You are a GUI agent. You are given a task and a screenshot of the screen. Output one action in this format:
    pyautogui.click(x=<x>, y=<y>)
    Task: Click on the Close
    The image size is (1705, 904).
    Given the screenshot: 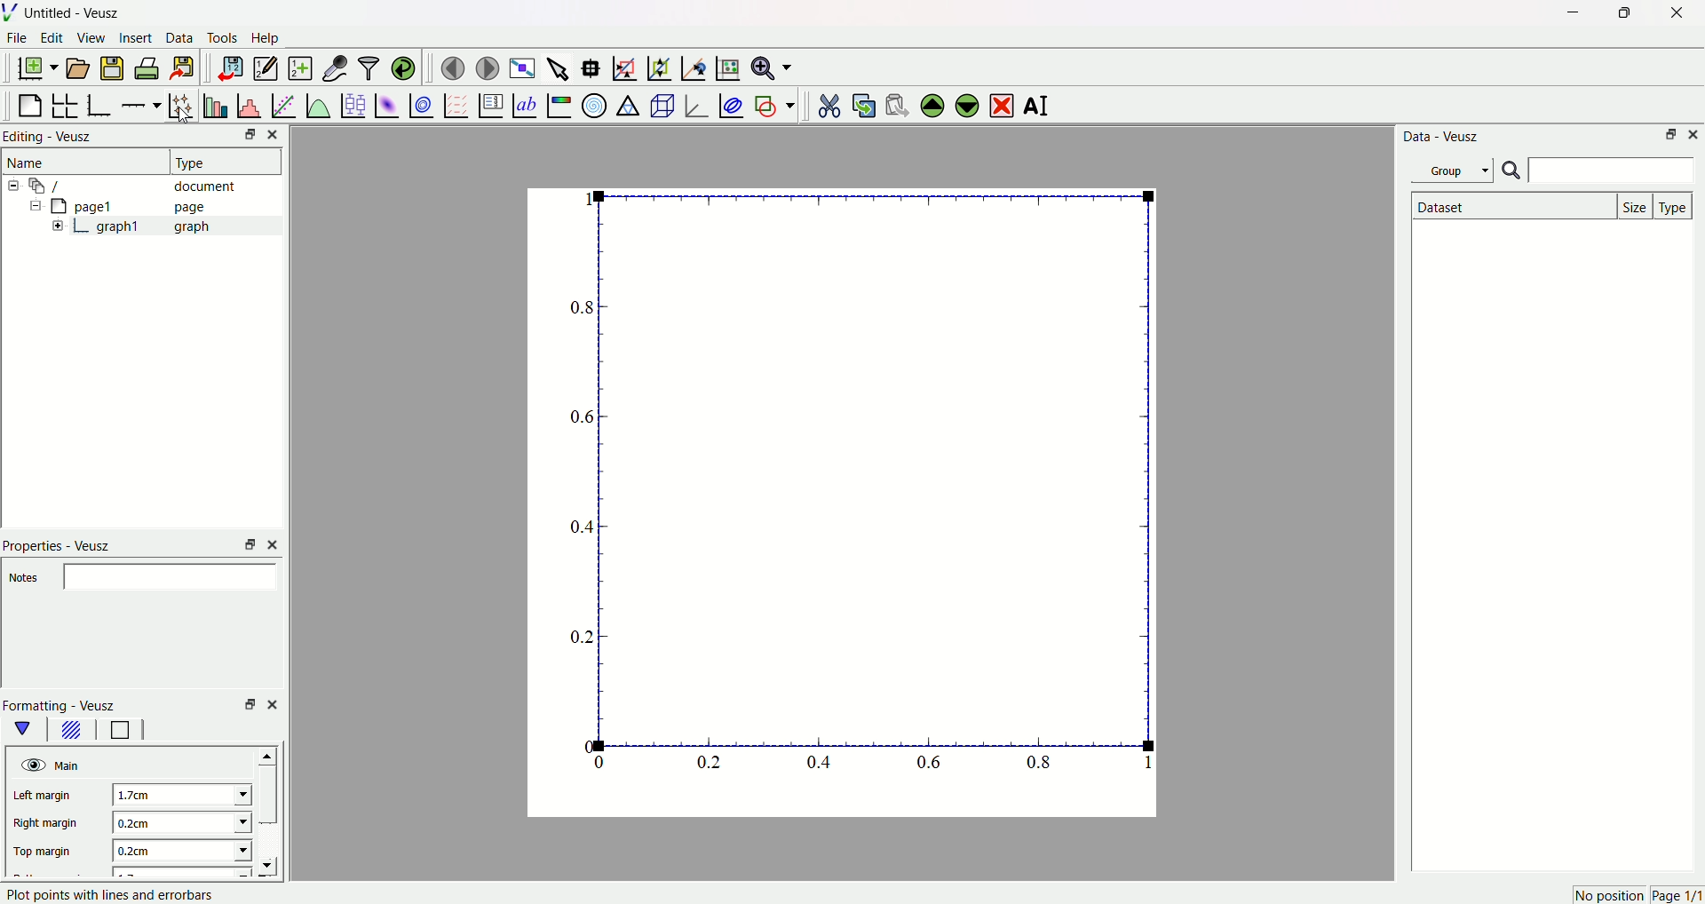 What is the action you would take?
    pyautogui.click(x=1670, y=15)
    